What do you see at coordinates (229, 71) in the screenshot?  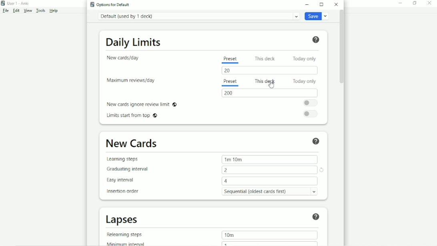 I see `20` at bounding box center [229, 71].